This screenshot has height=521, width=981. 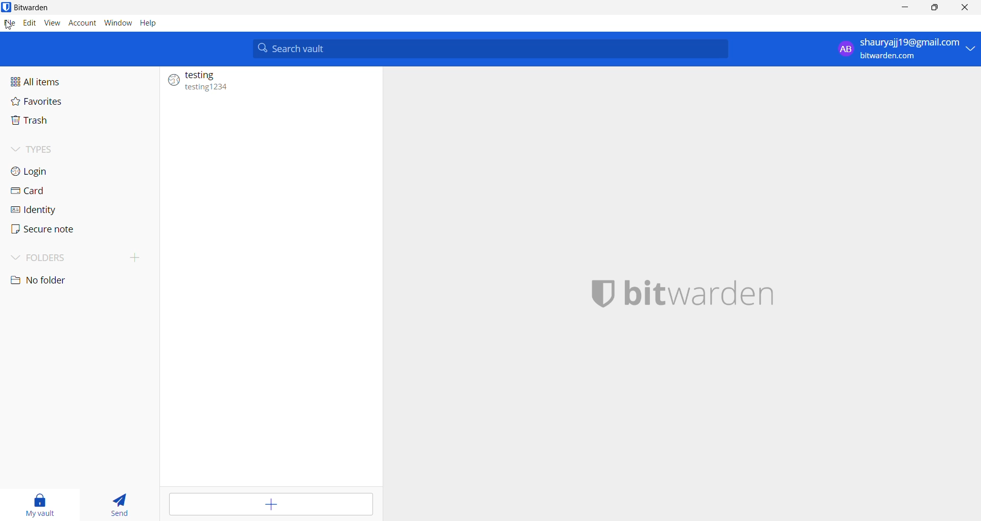 What do you see at coordinates (37, 505) in the screenshot?
I see `my vault` at bounding box center [37, 505].